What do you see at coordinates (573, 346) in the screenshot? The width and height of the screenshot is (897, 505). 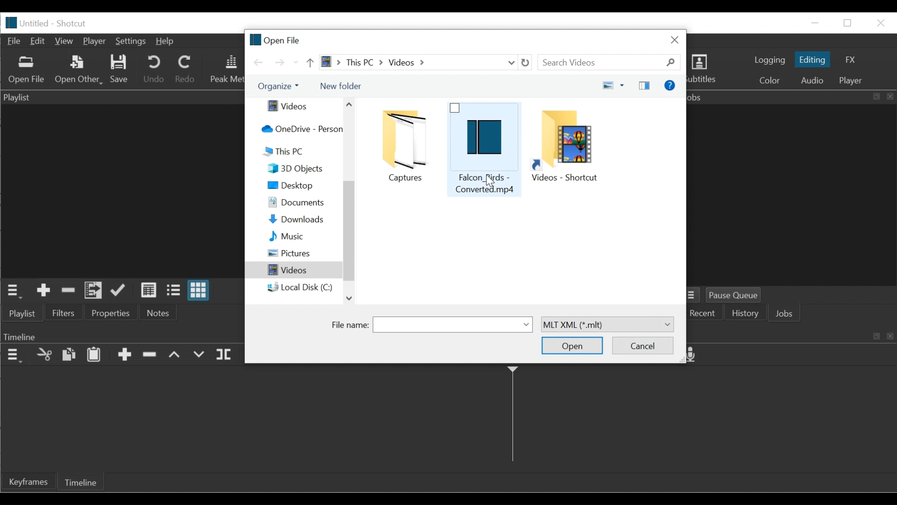 I see `Open` at bounding box center [573, 346].